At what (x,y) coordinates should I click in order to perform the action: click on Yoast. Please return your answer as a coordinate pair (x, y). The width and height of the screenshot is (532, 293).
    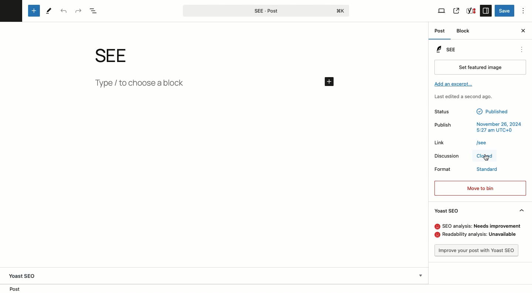
    Looking at the image, I should click on (446, 211).